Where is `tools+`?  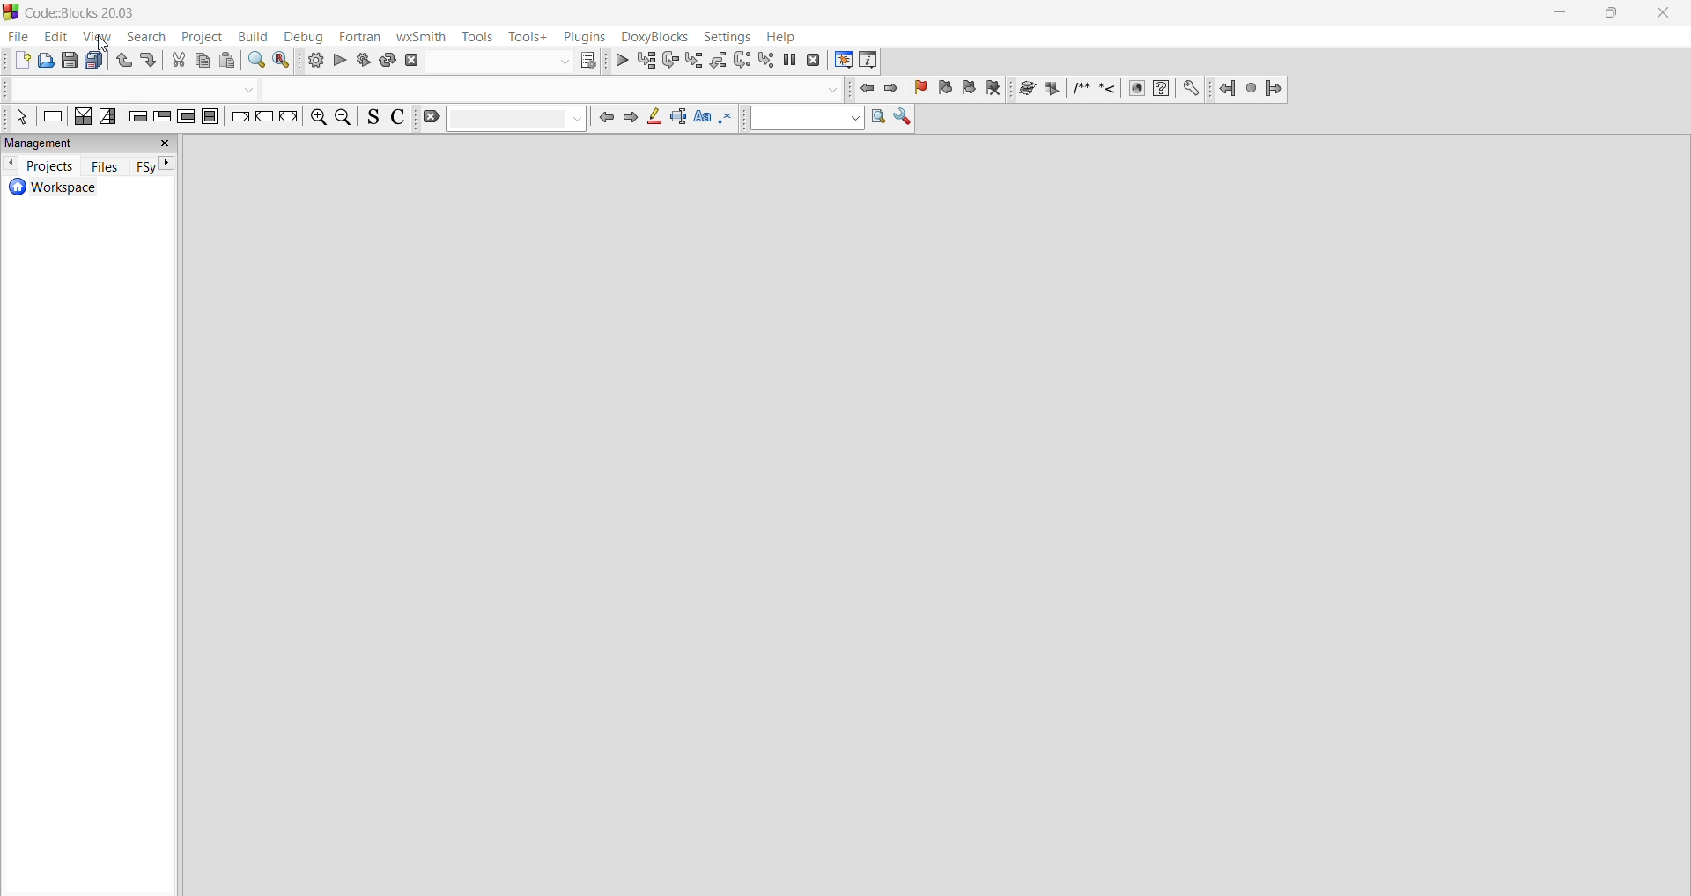
tools+ is located at coordinates (529, 37).